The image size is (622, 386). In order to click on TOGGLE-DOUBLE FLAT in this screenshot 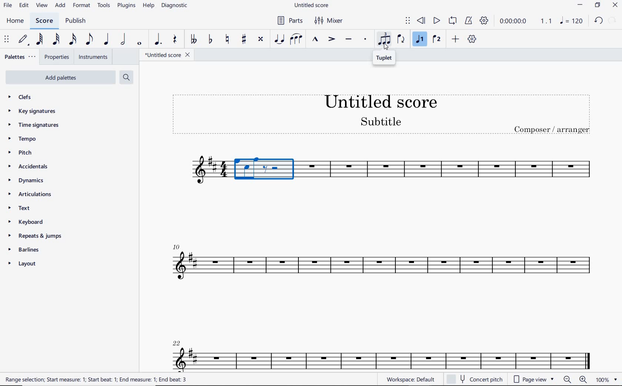, I will do `click(194, 38)`.